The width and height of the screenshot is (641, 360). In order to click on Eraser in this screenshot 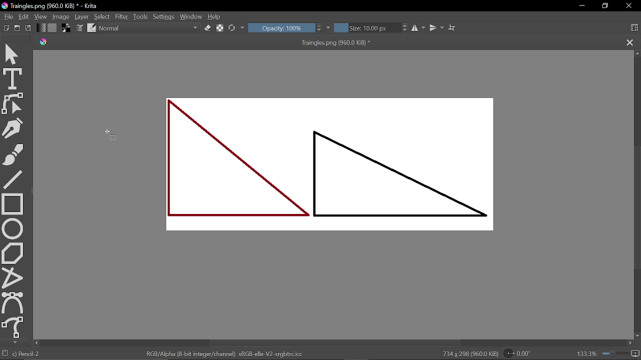, I will do `click(208, 28)`.